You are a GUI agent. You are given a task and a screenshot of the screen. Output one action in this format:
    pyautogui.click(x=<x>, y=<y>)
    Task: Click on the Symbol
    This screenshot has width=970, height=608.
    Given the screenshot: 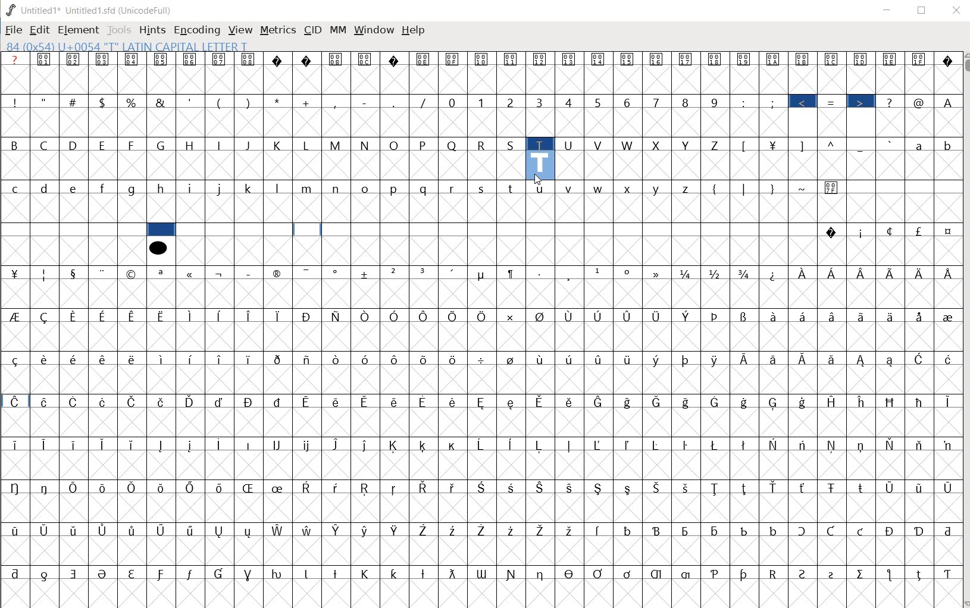 What is the action you would take?
    pyautogui.click(x=864, y=402)
    